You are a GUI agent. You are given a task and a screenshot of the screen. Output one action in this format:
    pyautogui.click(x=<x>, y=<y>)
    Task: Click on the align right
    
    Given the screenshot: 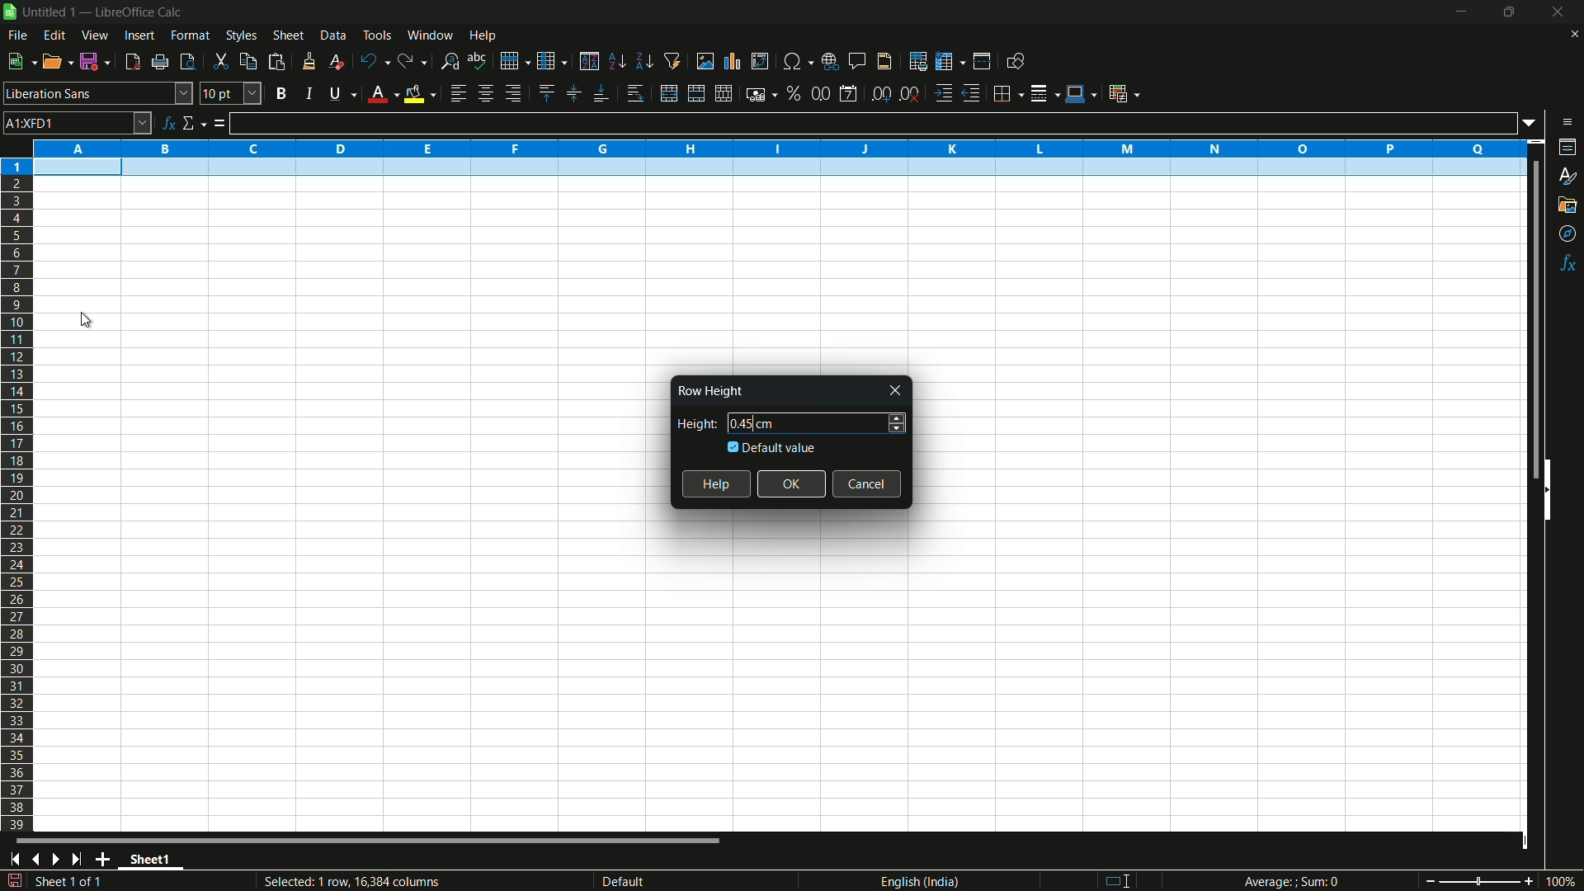 What is the action you would take?
    pyautogui.click(x=511, y=94)
    